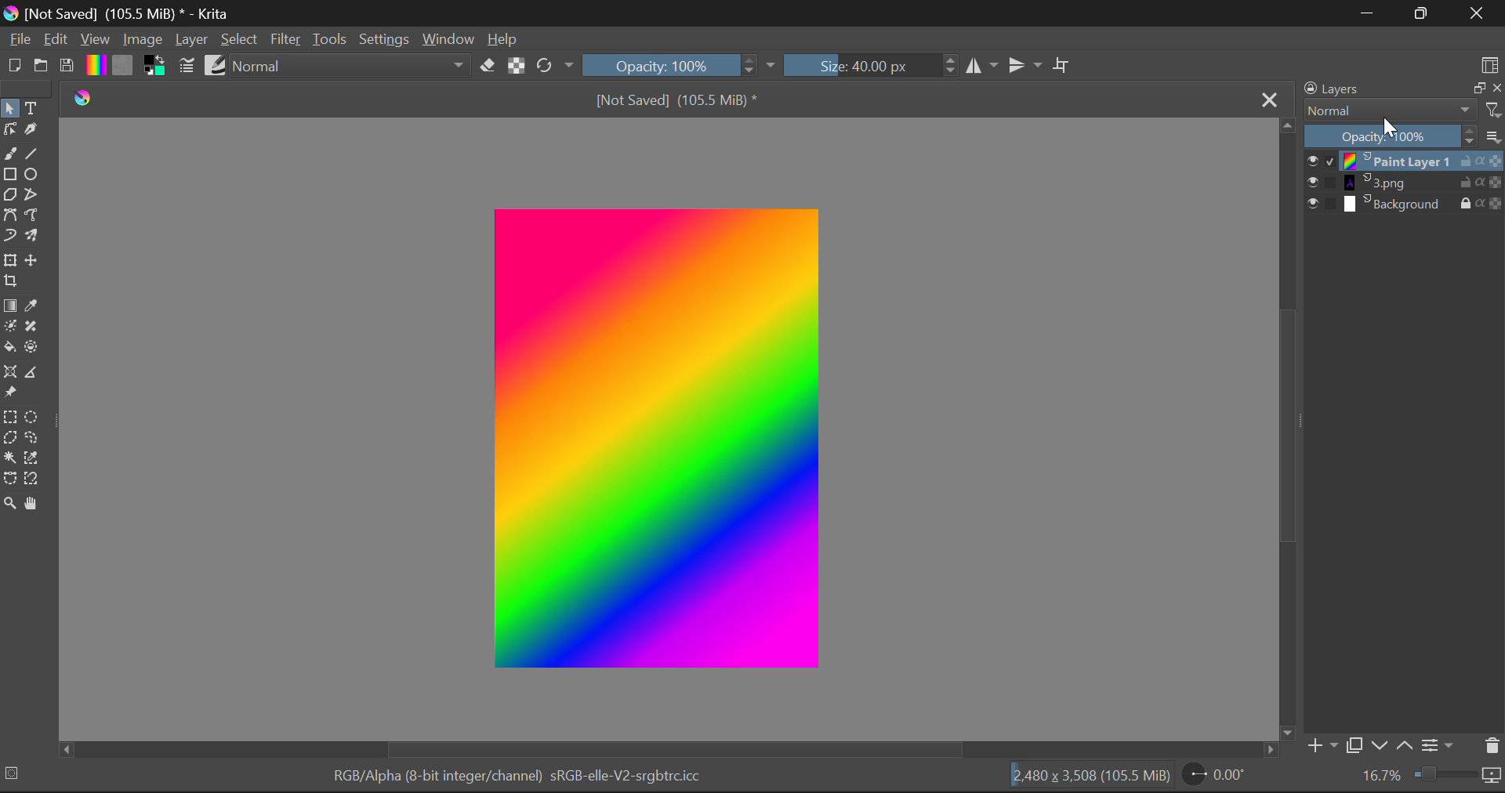  I want to click on Copy Layer, so click(1356, 744).